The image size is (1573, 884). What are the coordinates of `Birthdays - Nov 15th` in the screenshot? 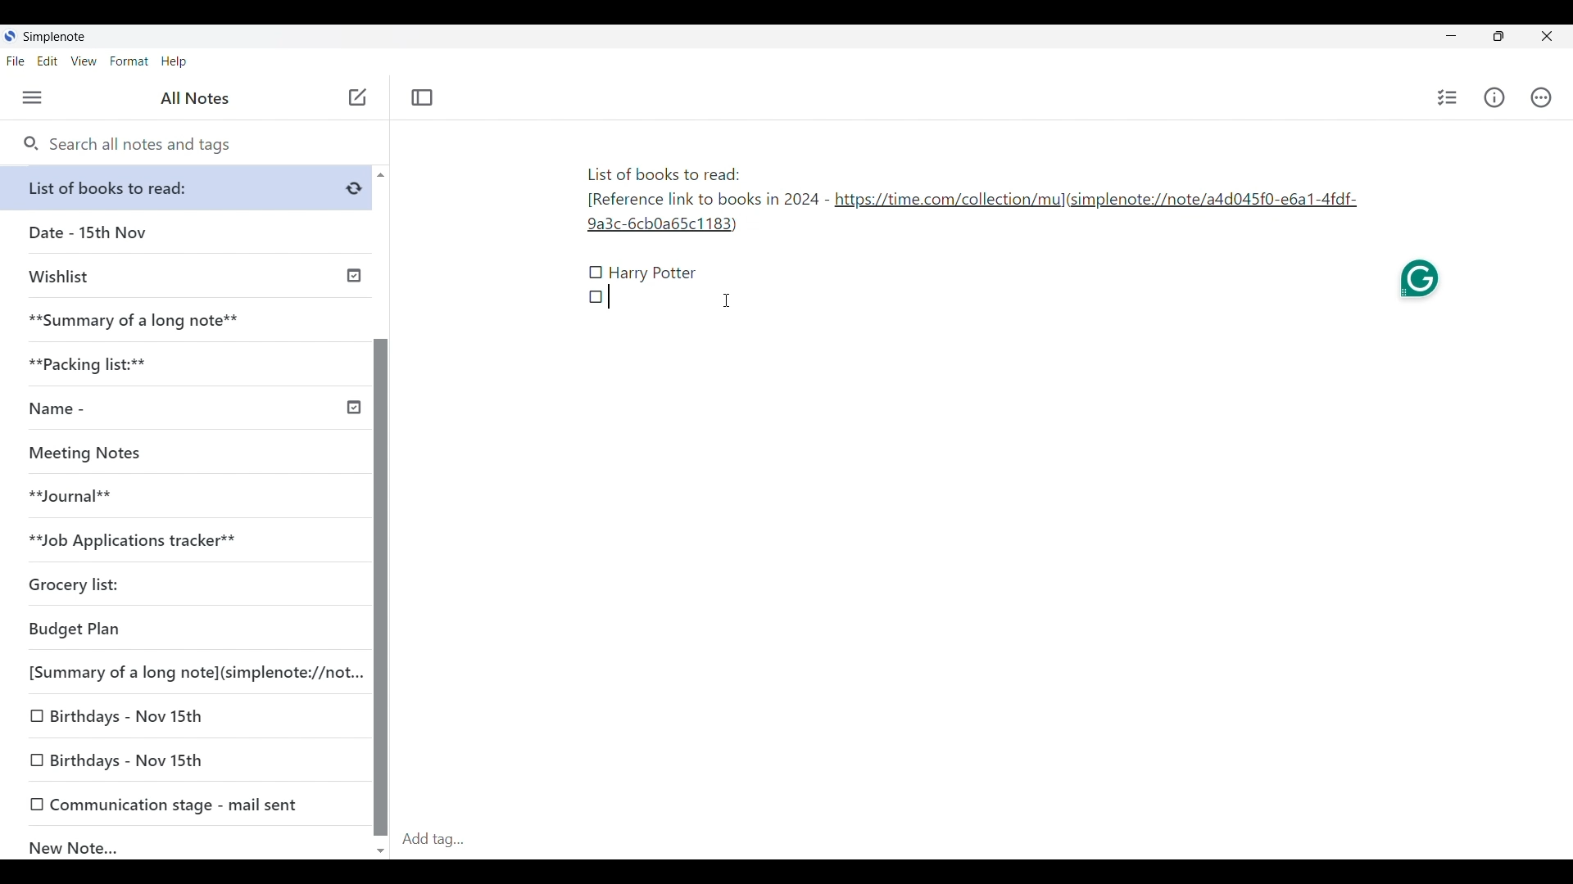 It's located at (188, 761).